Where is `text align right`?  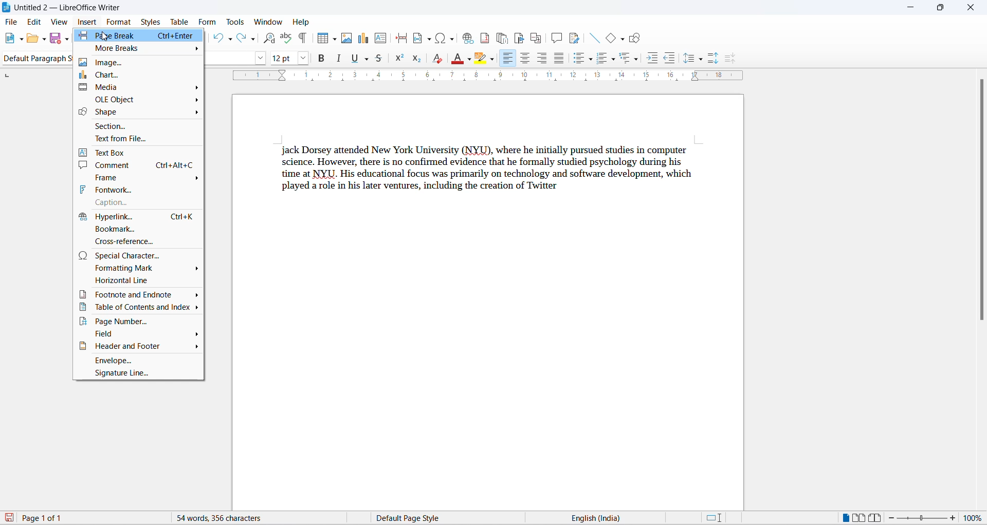
text align right is located at coordinates (540, 58).